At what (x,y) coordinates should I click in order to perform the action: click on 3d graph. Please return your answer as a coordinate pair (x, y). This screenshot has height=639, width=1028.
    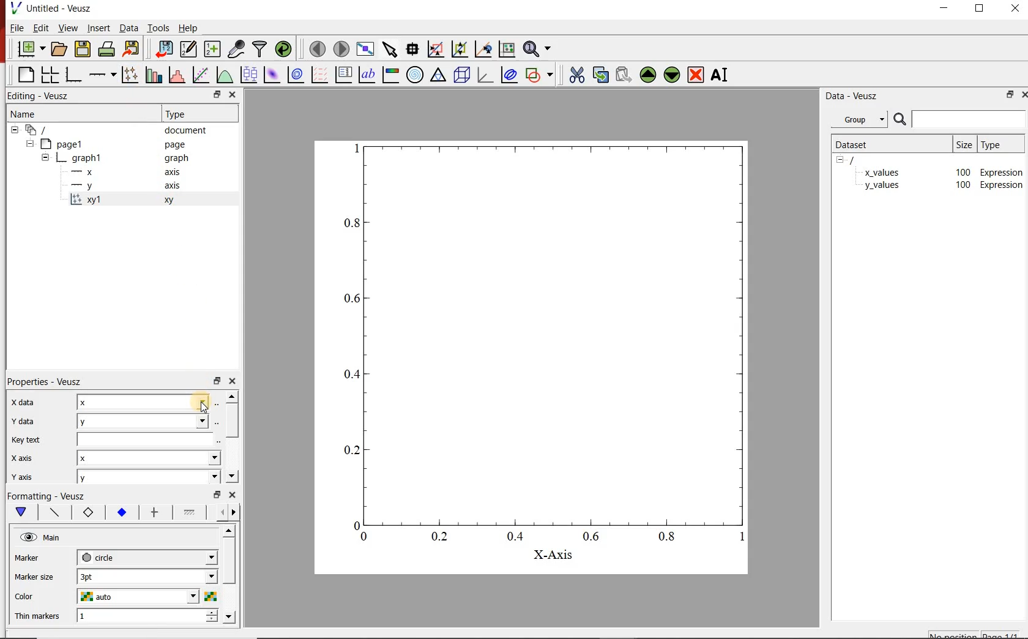
    Looking at the image, I should click on (486, 77).